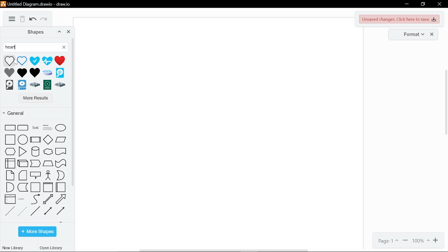  What do you see at coordinates (50, 175) in the screenshot?
I see `actor` at bounding box center [50, 175].